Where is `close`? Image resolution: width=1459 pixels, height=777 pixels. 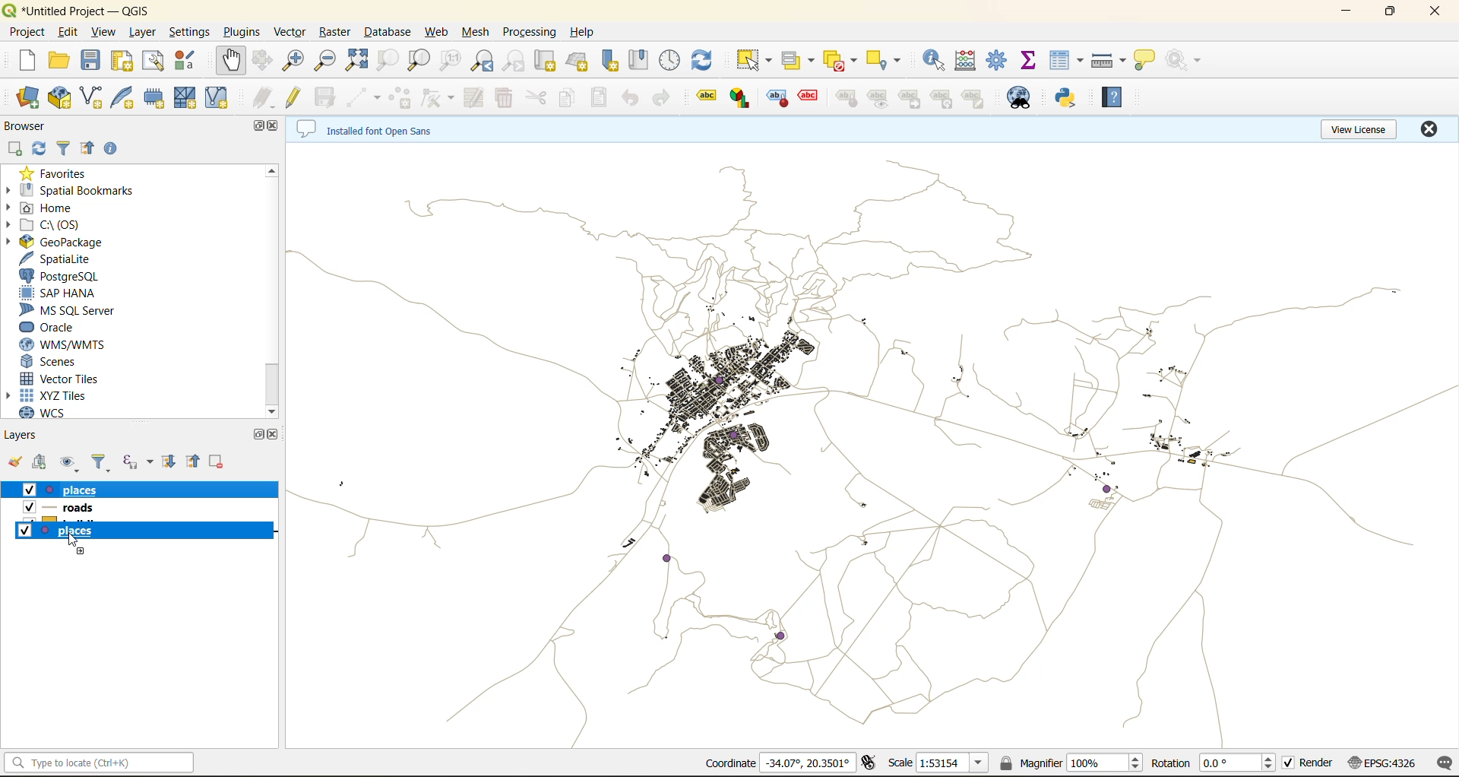
close is located at coordinates (1426, 131).